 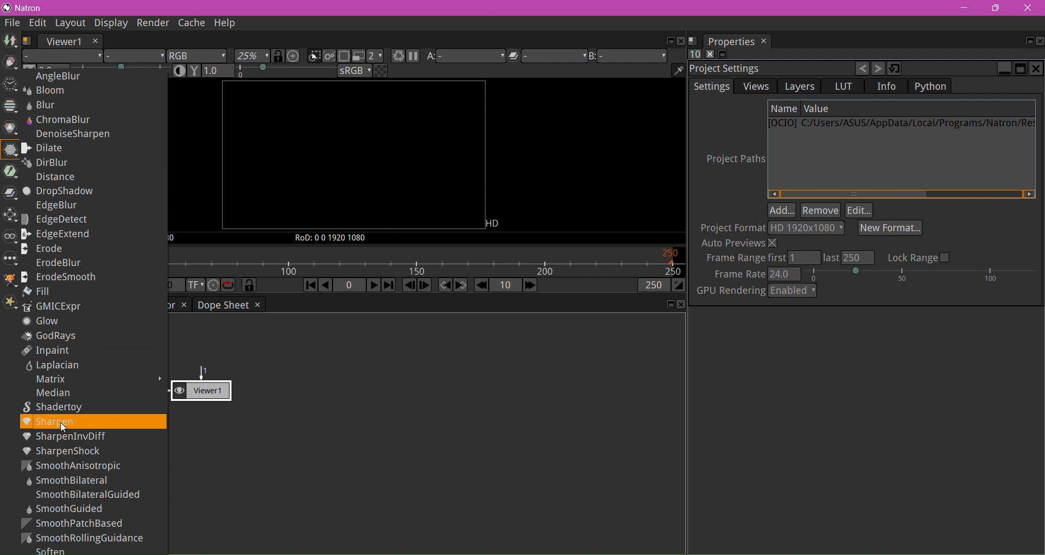 I want to click on Restore default values for this operator, so click(x=895, y=68).